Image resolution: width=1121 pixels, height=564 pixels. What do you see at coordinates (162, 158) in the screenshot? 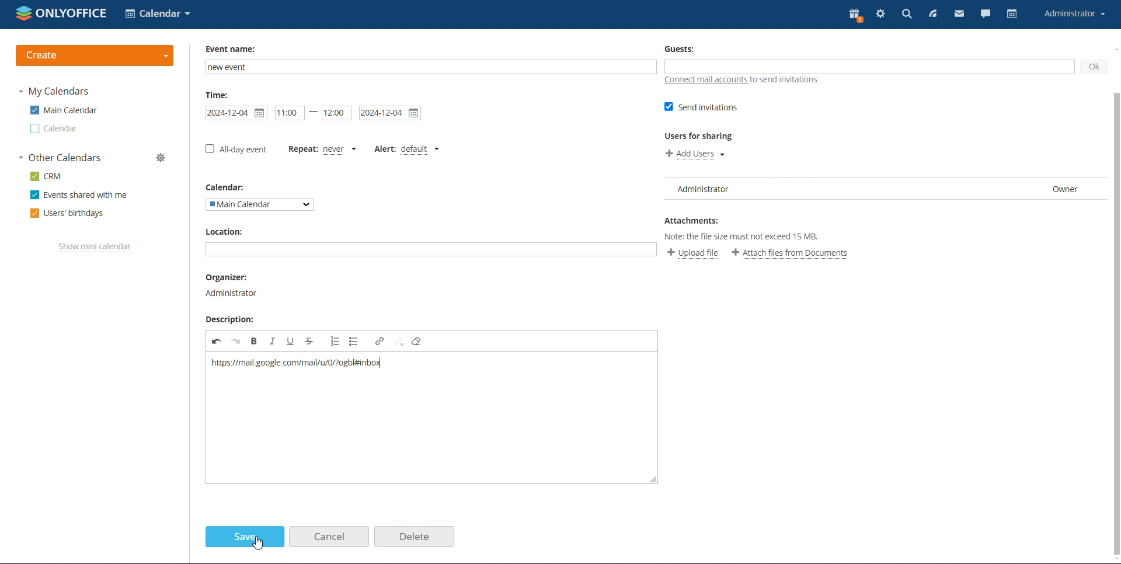
I see `manage` at bounding box center [162, 158].